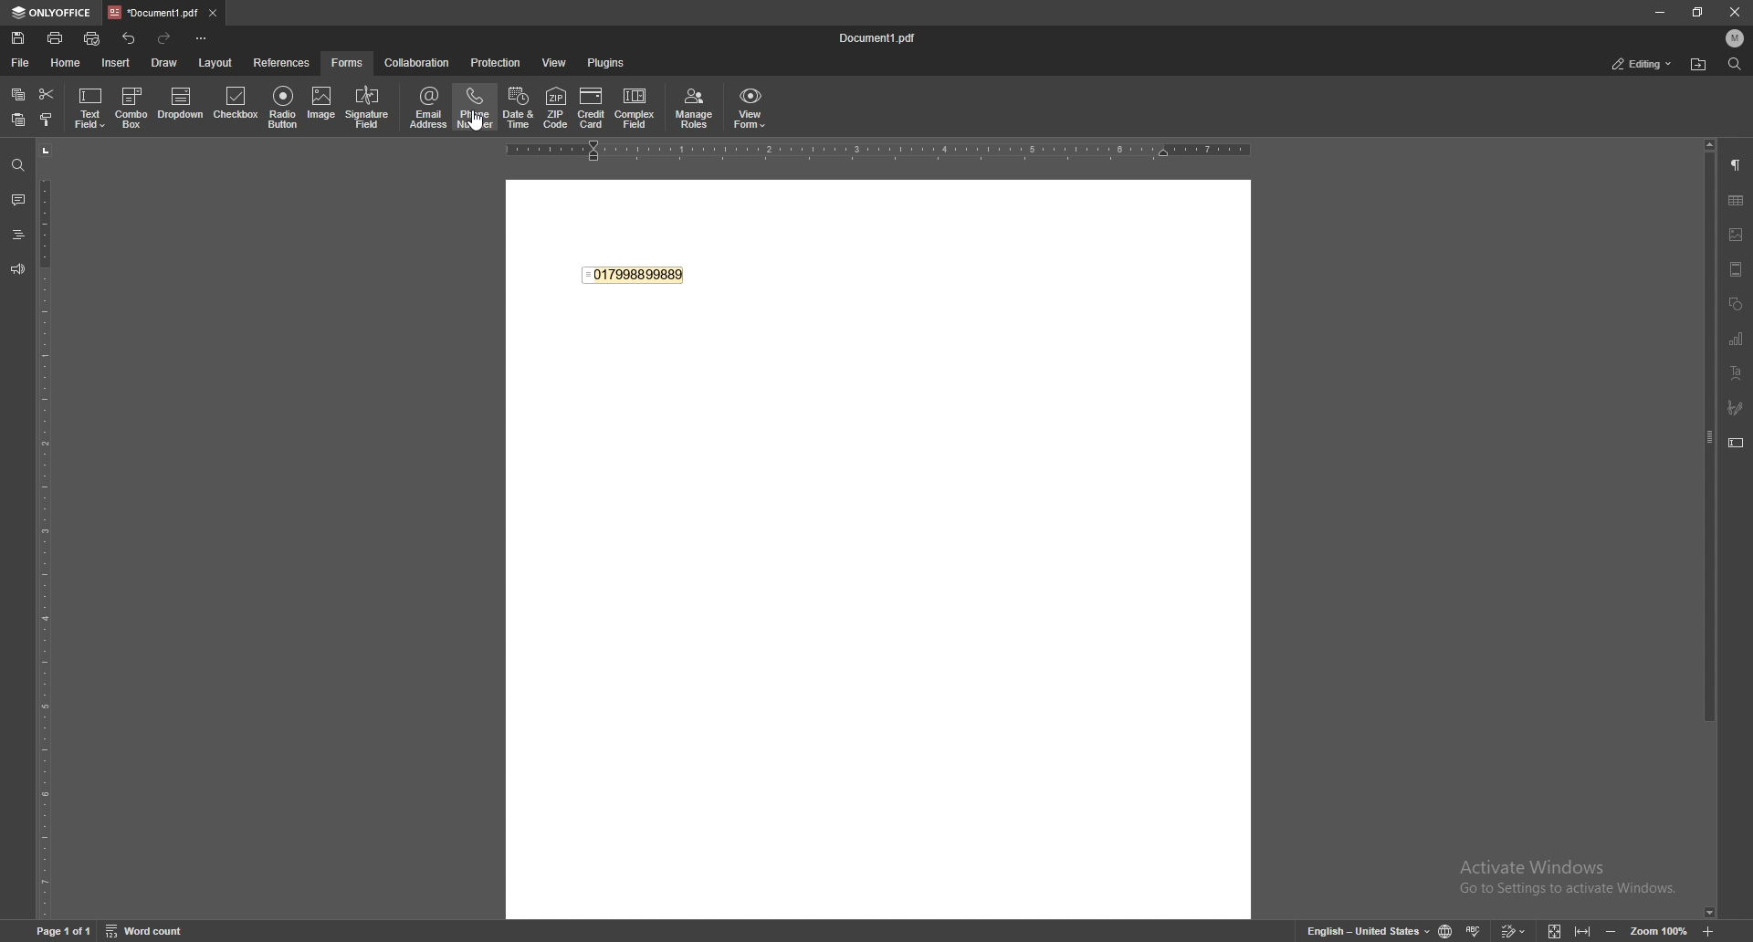 This screenshot has width=1753, height=942. What do you see at coordinates (519, 109) in the screenshot?
I see `date and time` at bounding box center [519, 109].